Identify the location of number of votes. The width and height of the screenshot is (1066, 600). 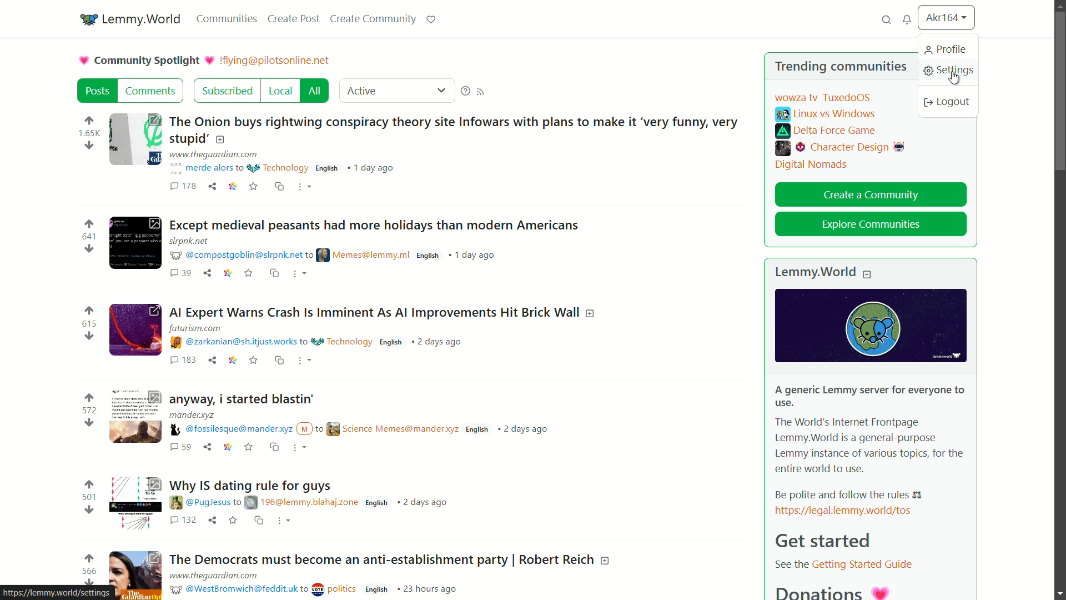
(89, 323).